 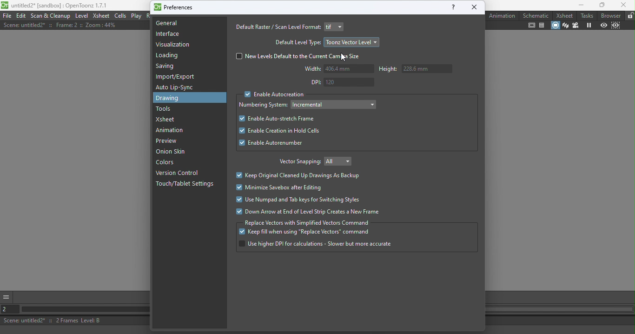 I want to click on Scene: untitled2* :: Frame: 2 i: Zoom: 44%, so click(x=60, y=25).